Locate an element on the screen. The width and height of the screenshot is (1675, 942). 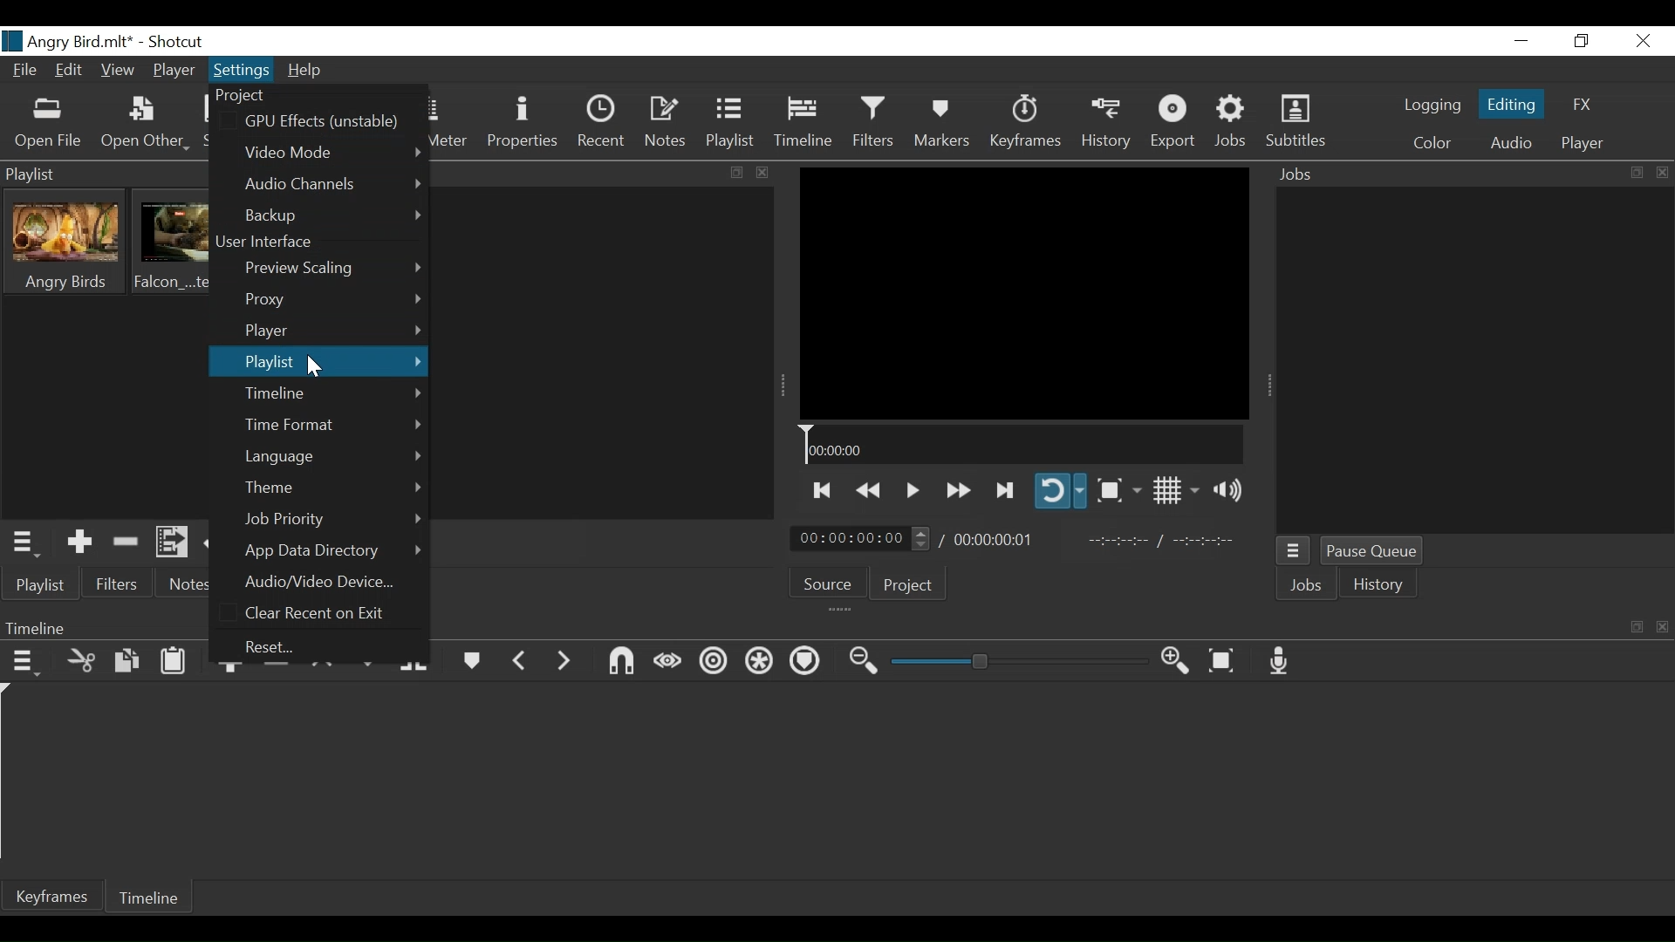
Export is located at coordinates (1175, 122).